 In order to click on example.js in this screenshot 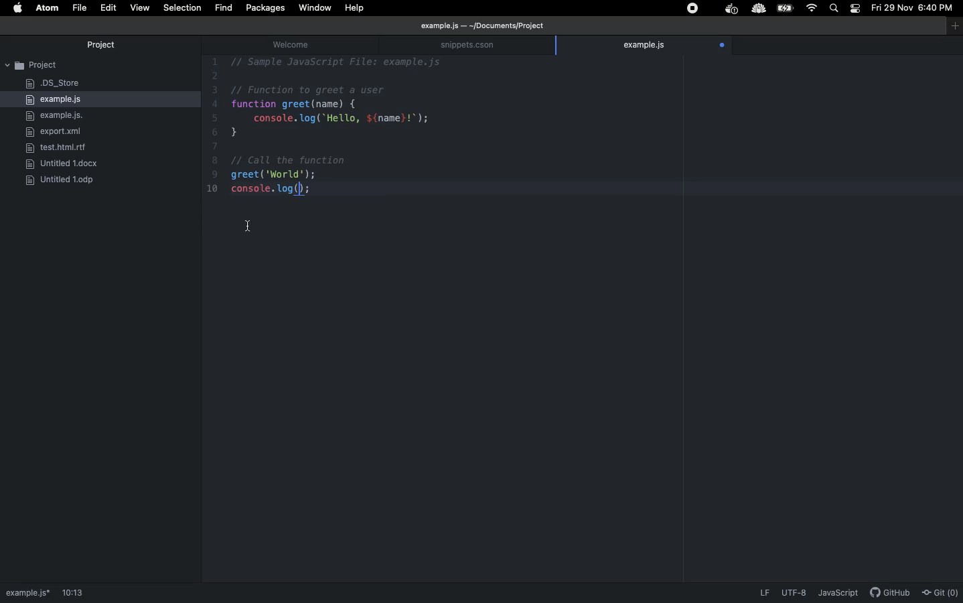, I will do `click(647, 45)`.